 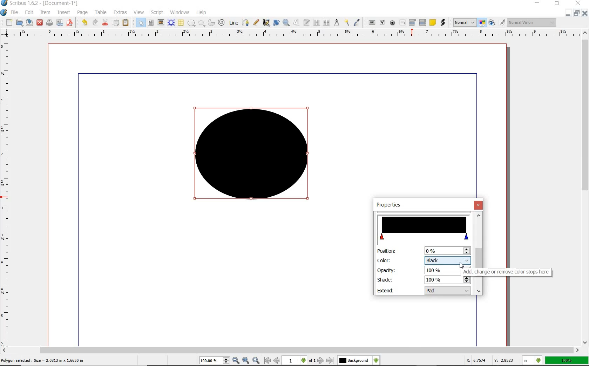 I want to click on first, so click(x=267, y=360).